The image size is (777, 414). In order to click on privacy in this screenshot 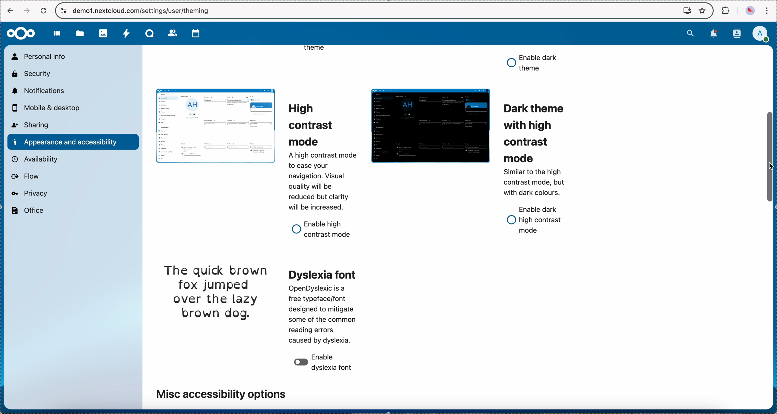, I will do `click(30, 194)`.